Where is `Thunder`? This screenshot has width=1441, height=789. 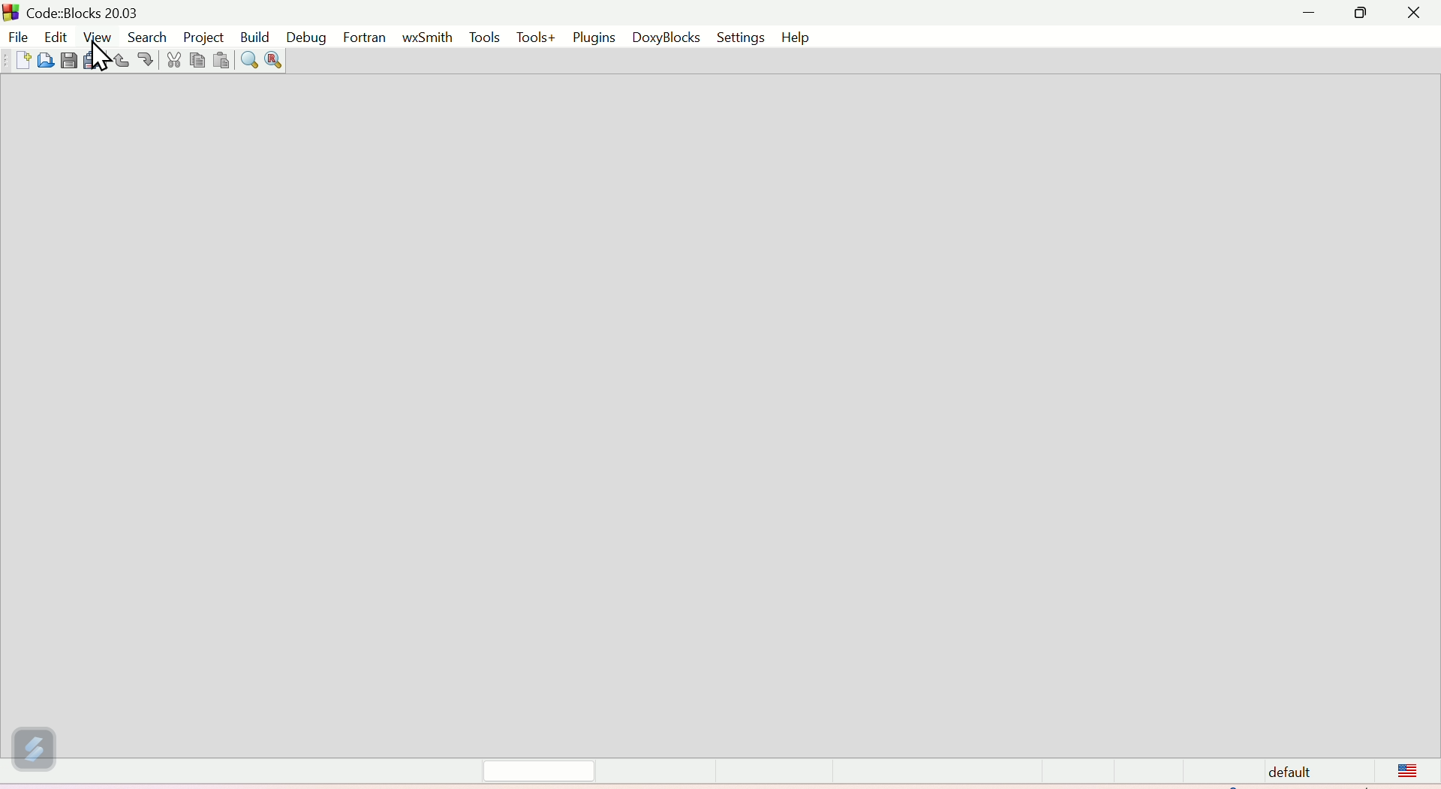 Thunder is located at coordinates (32, 756).